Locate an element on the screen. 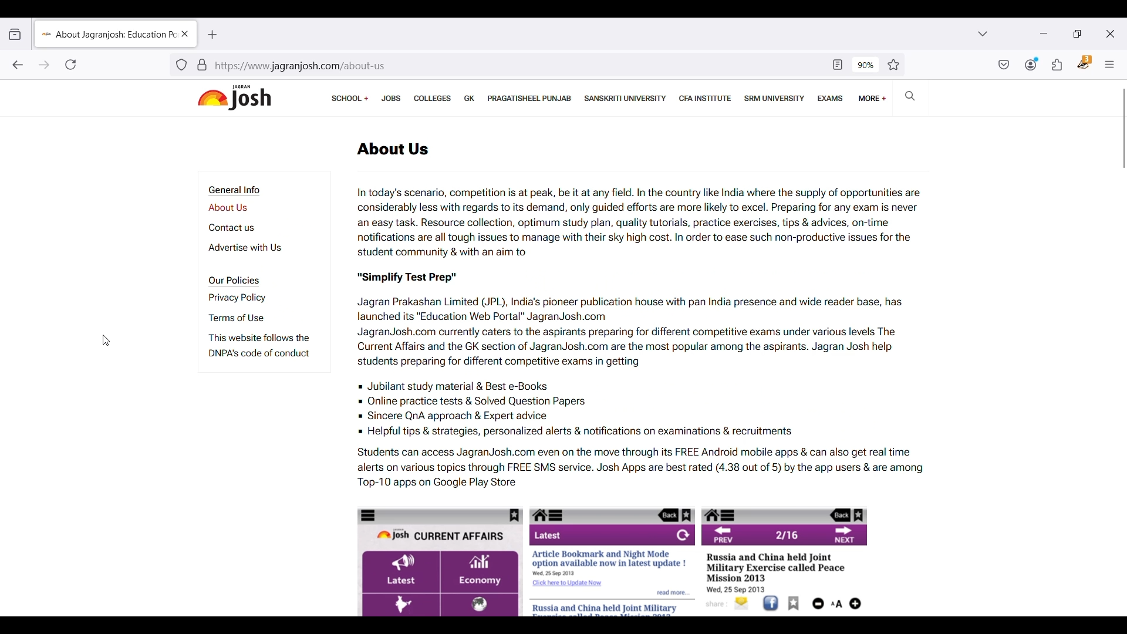 This screenshot has width=1127, height=634. Jagran josh logo is located at coordinates (234, 98).